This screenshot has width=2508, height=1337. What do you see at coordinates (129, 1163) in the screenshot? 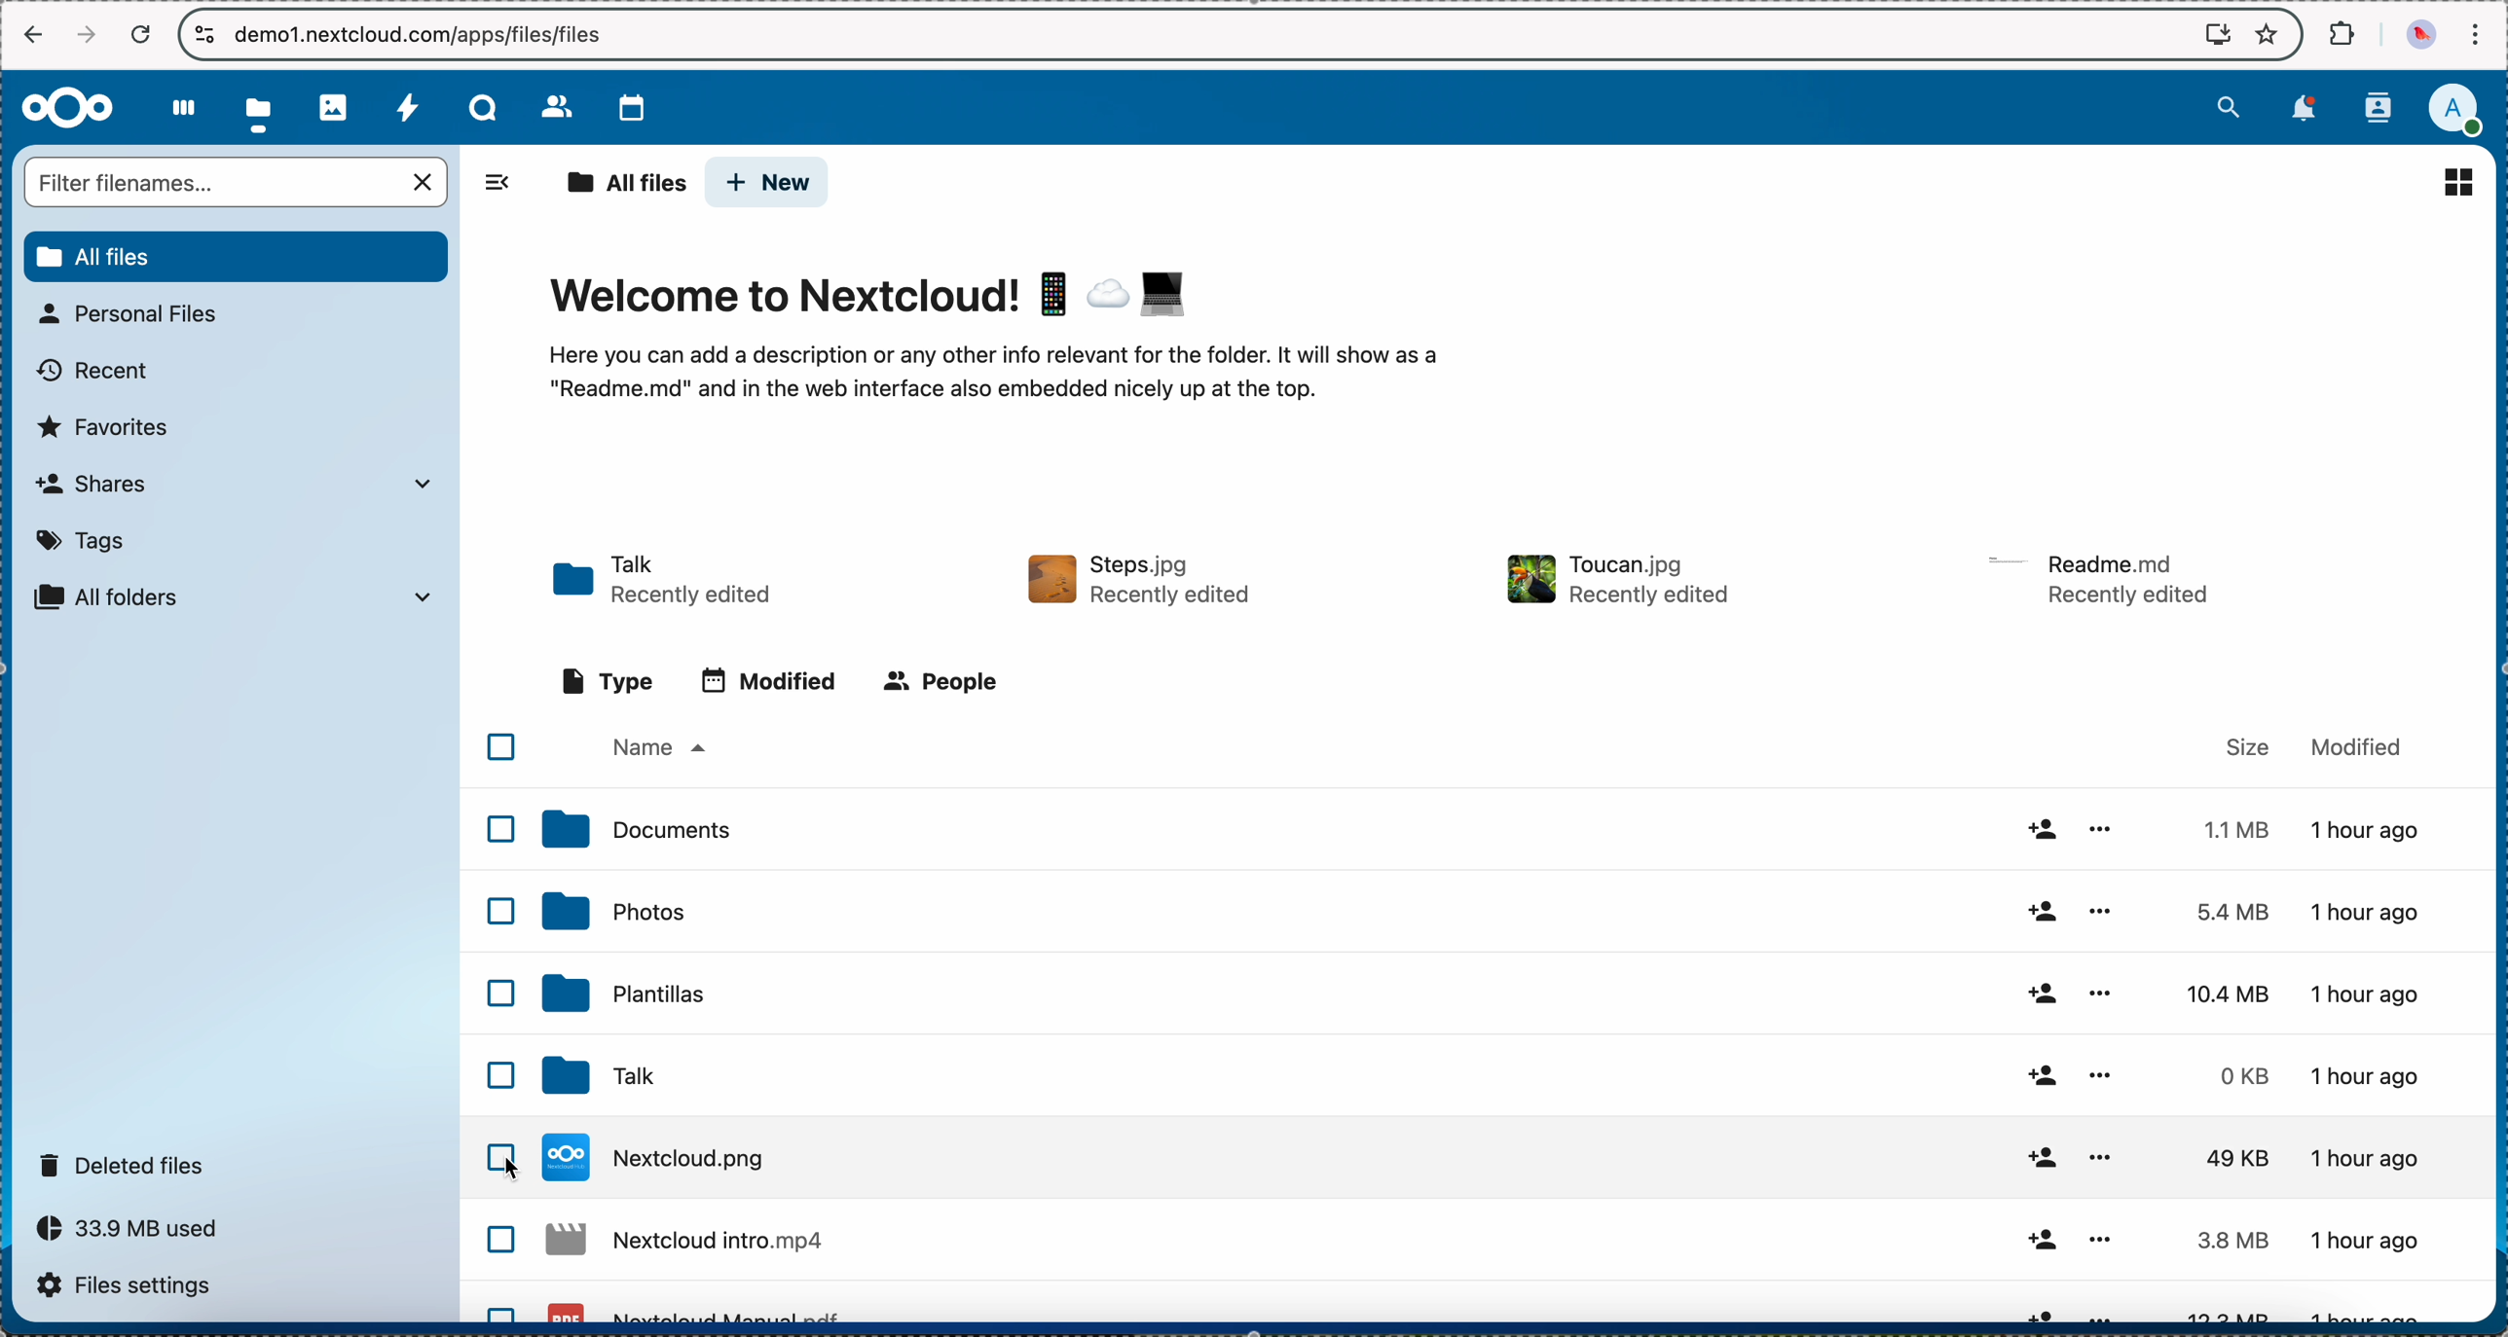
I see `deleted files` at bounding box center [129, 1163].